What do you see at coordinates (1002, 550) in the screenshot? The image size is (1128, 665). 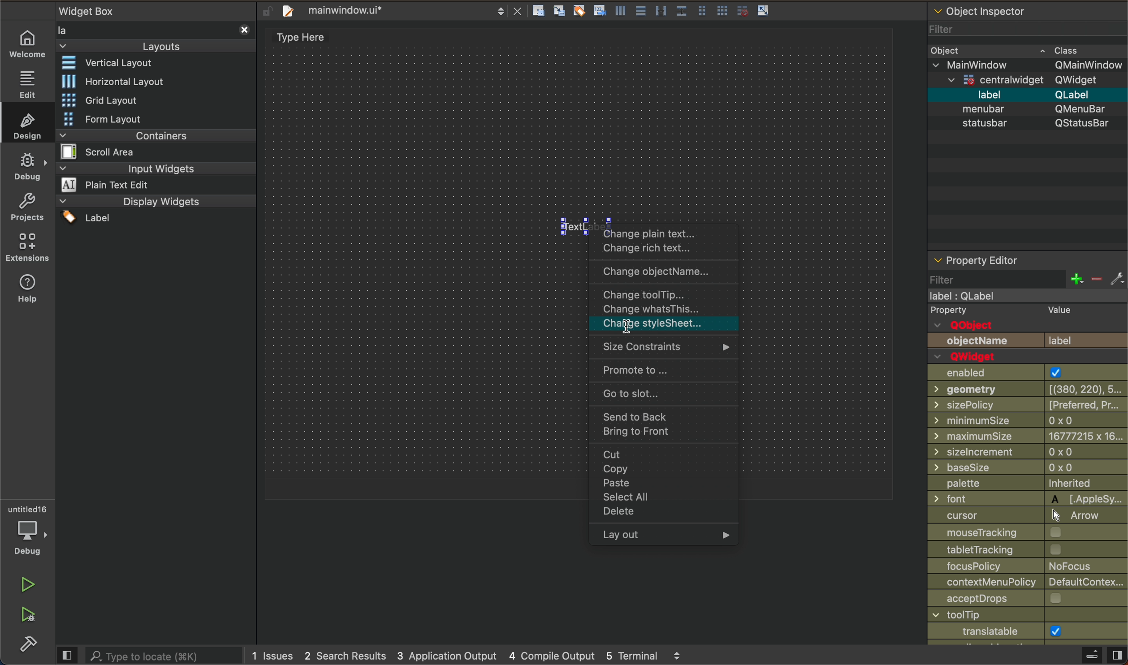 I see `` at bounding box center [1002, 550].